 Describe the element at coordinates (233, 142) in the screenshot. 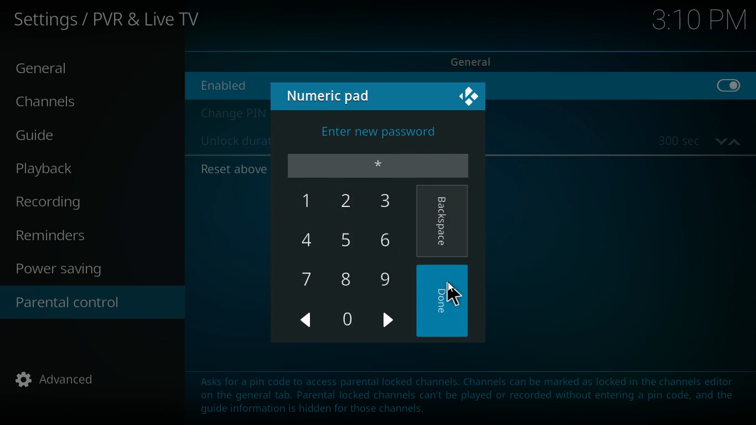

I see `unlock duration` at that location.